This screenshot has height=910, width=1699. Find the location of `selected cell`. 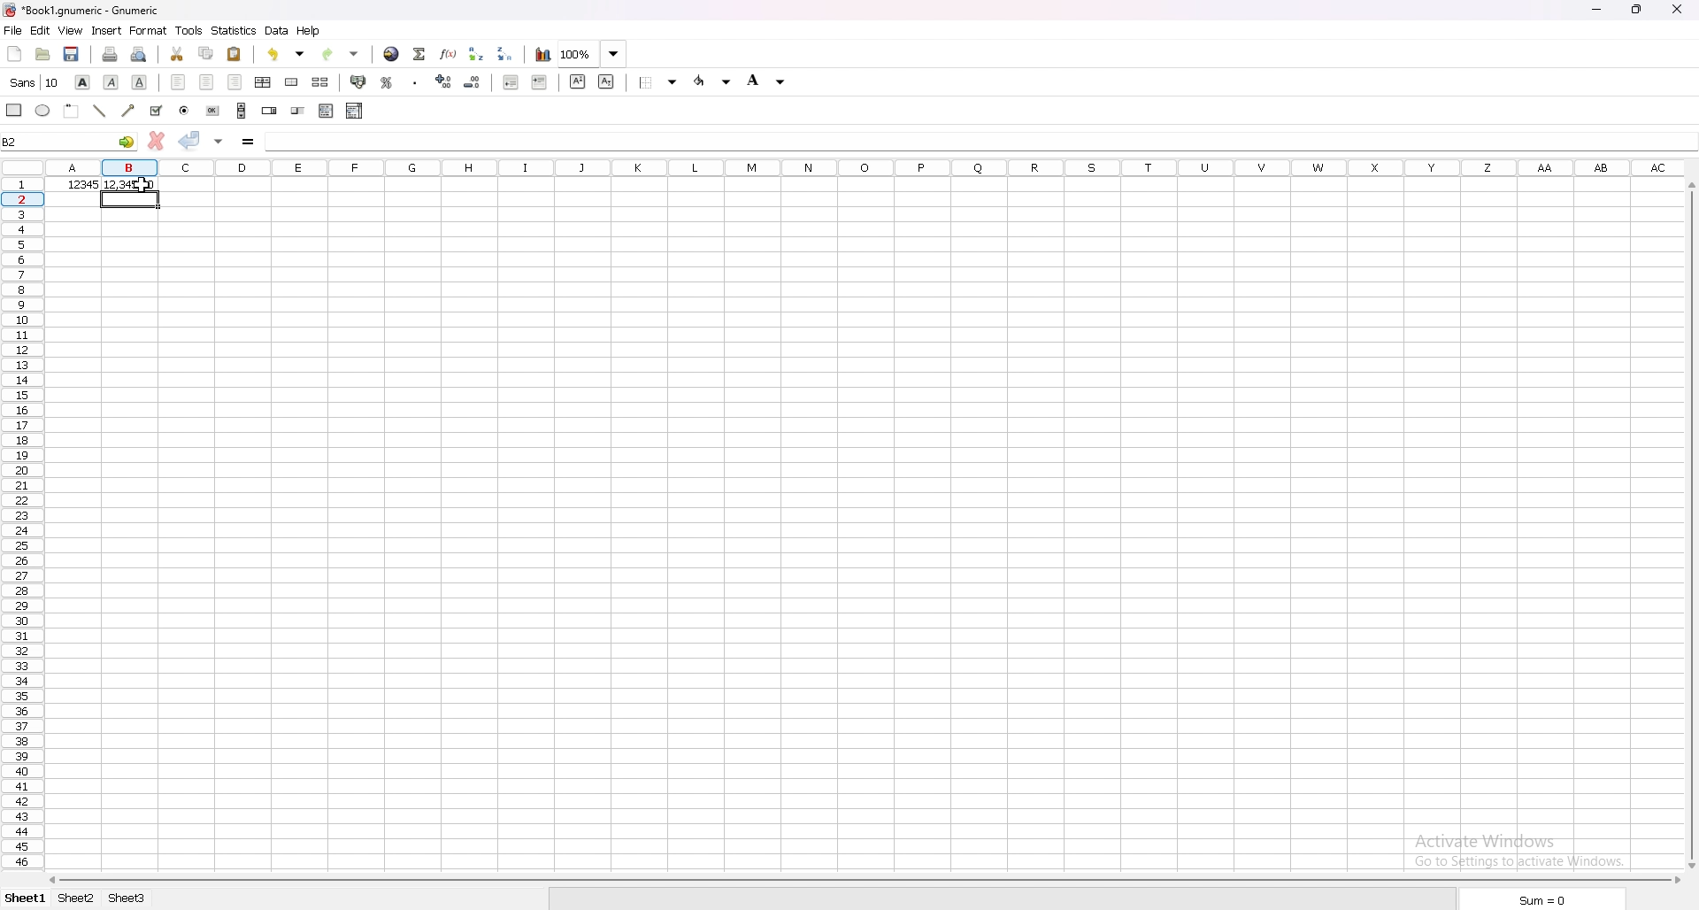

selected cell is located at coordinates (20, 143).